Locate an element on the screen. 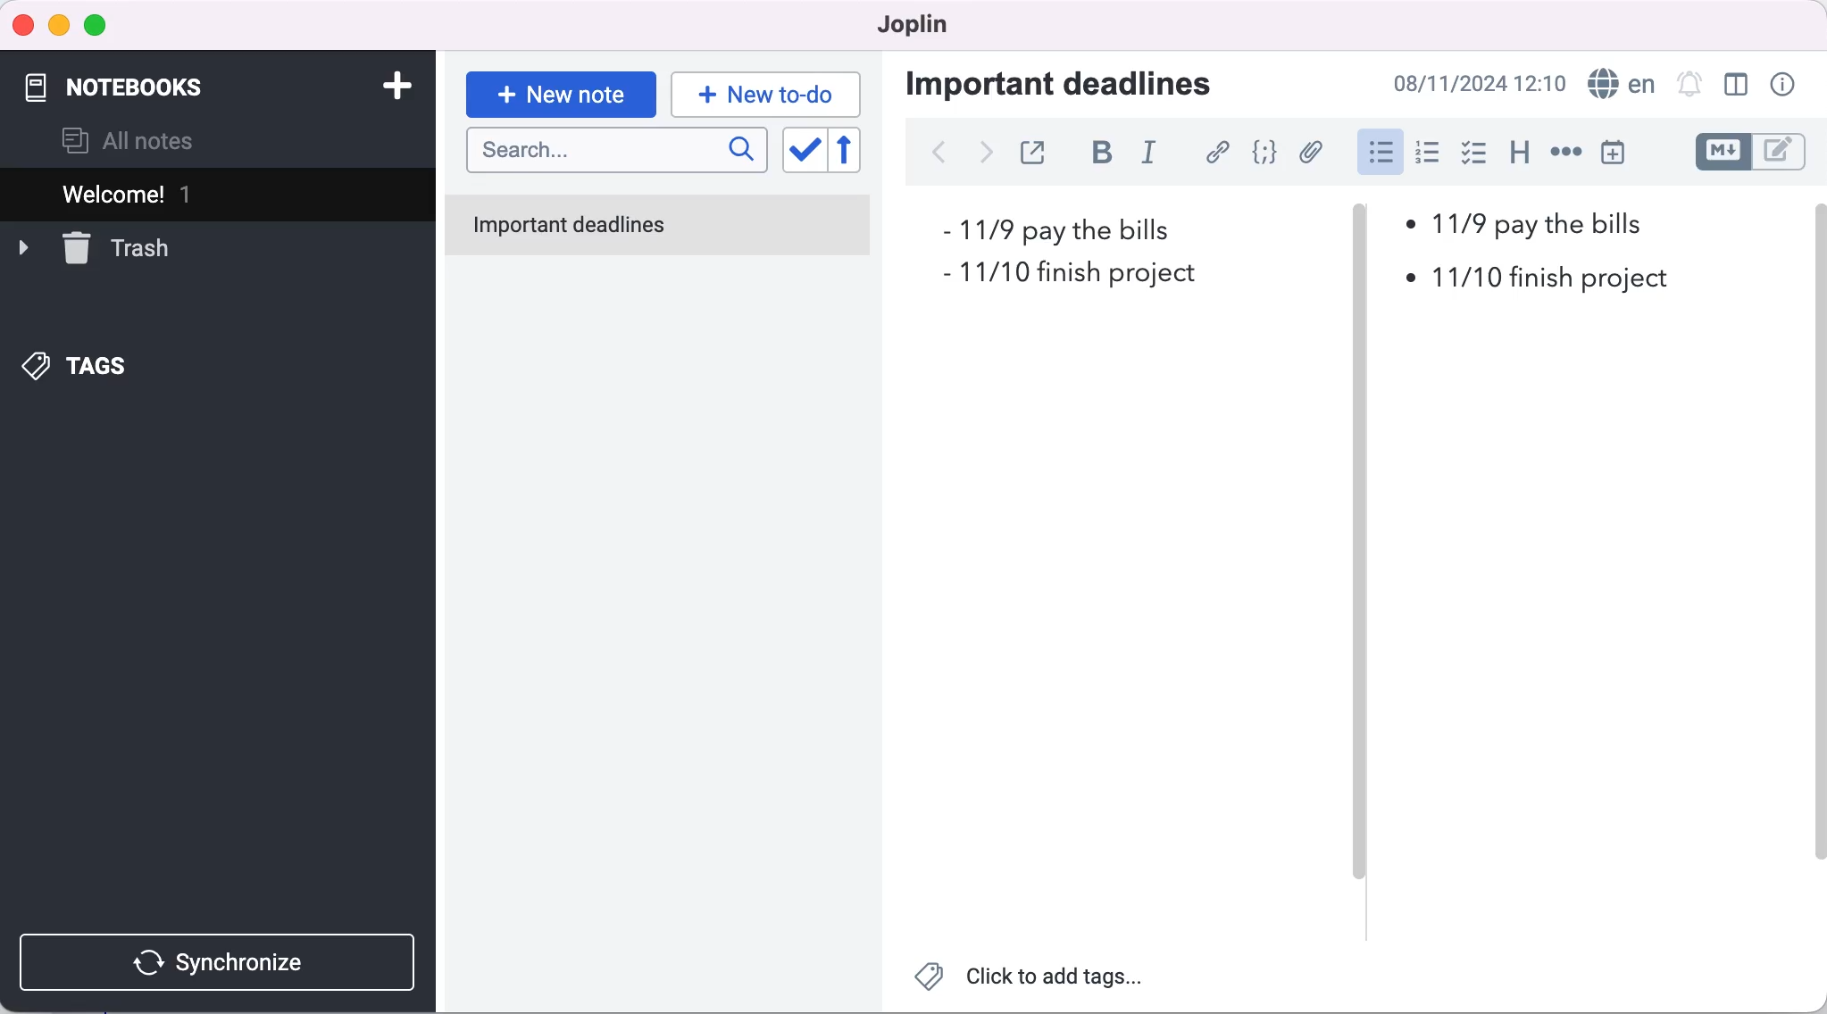 The height and width of the screenshot is (1014, 1827). cursor is located at coordinates (1380, 154).